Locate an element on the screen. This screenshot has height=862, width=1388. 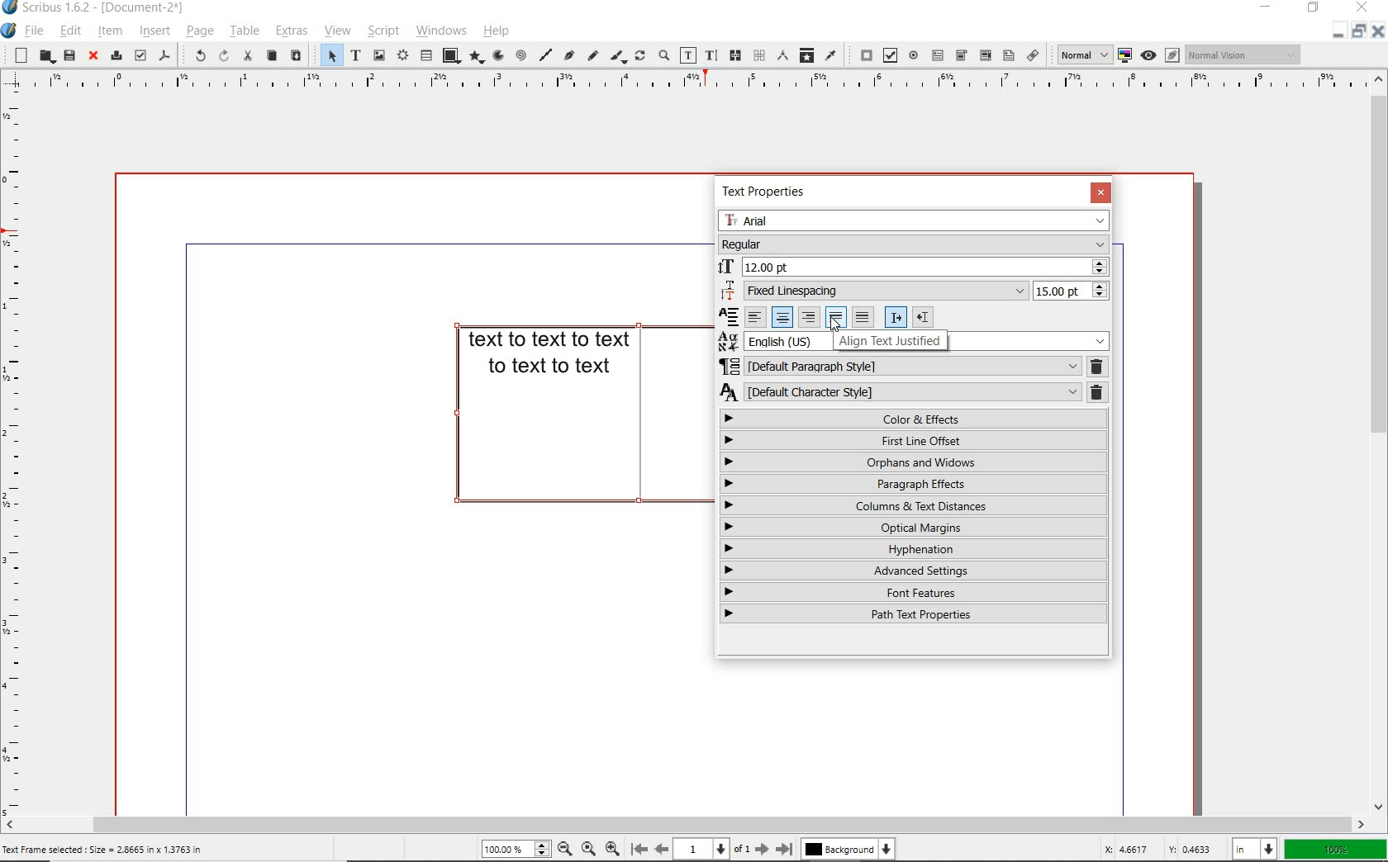
polygon is located at coordinates (474, 56).